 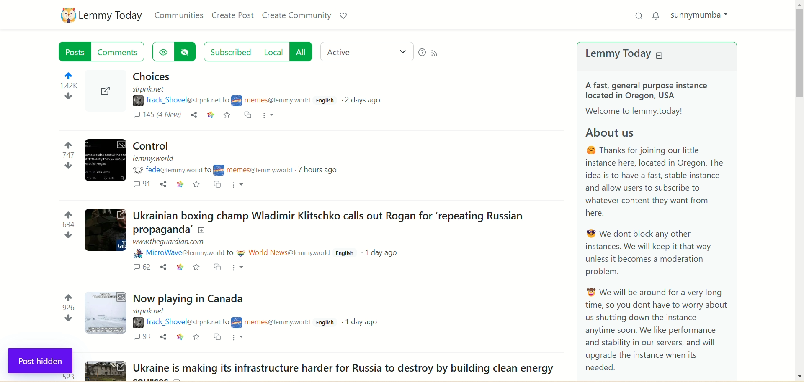 I want to click on link, so click(x=180, y=336).